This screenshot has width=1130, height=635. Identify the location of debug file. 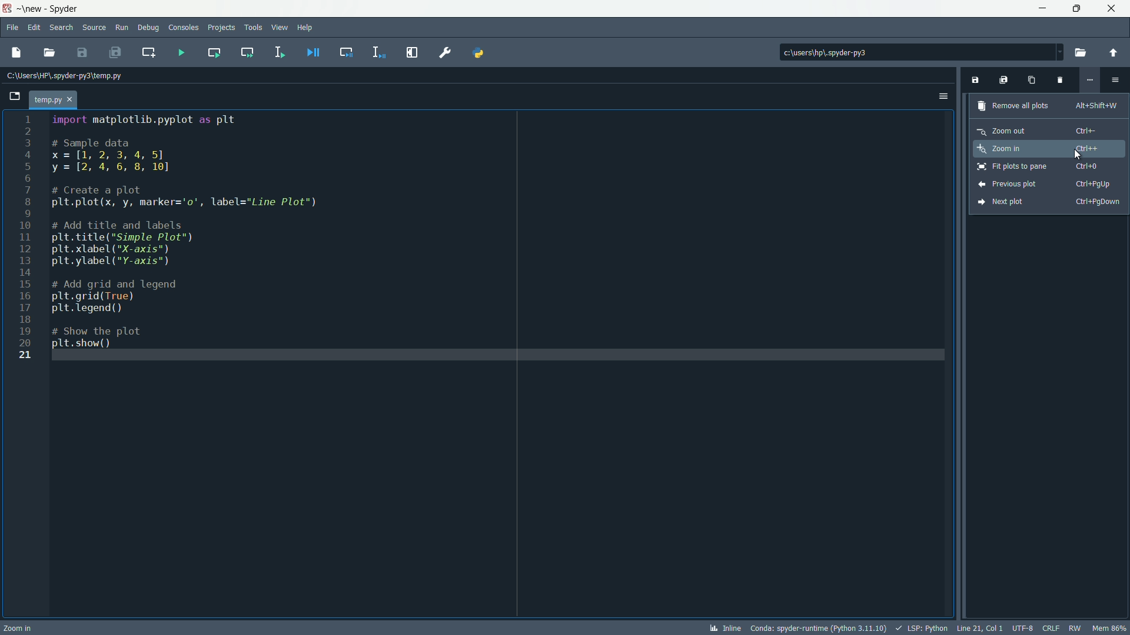
(313, 52).